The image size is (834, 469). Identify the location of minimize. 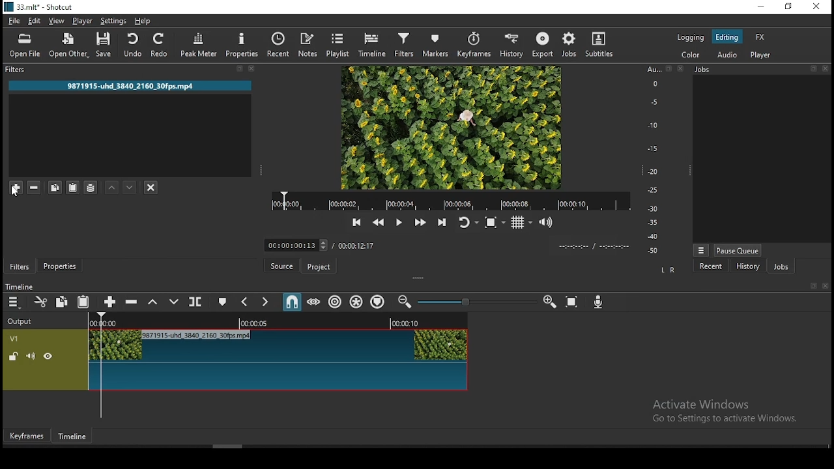
(763, 7).